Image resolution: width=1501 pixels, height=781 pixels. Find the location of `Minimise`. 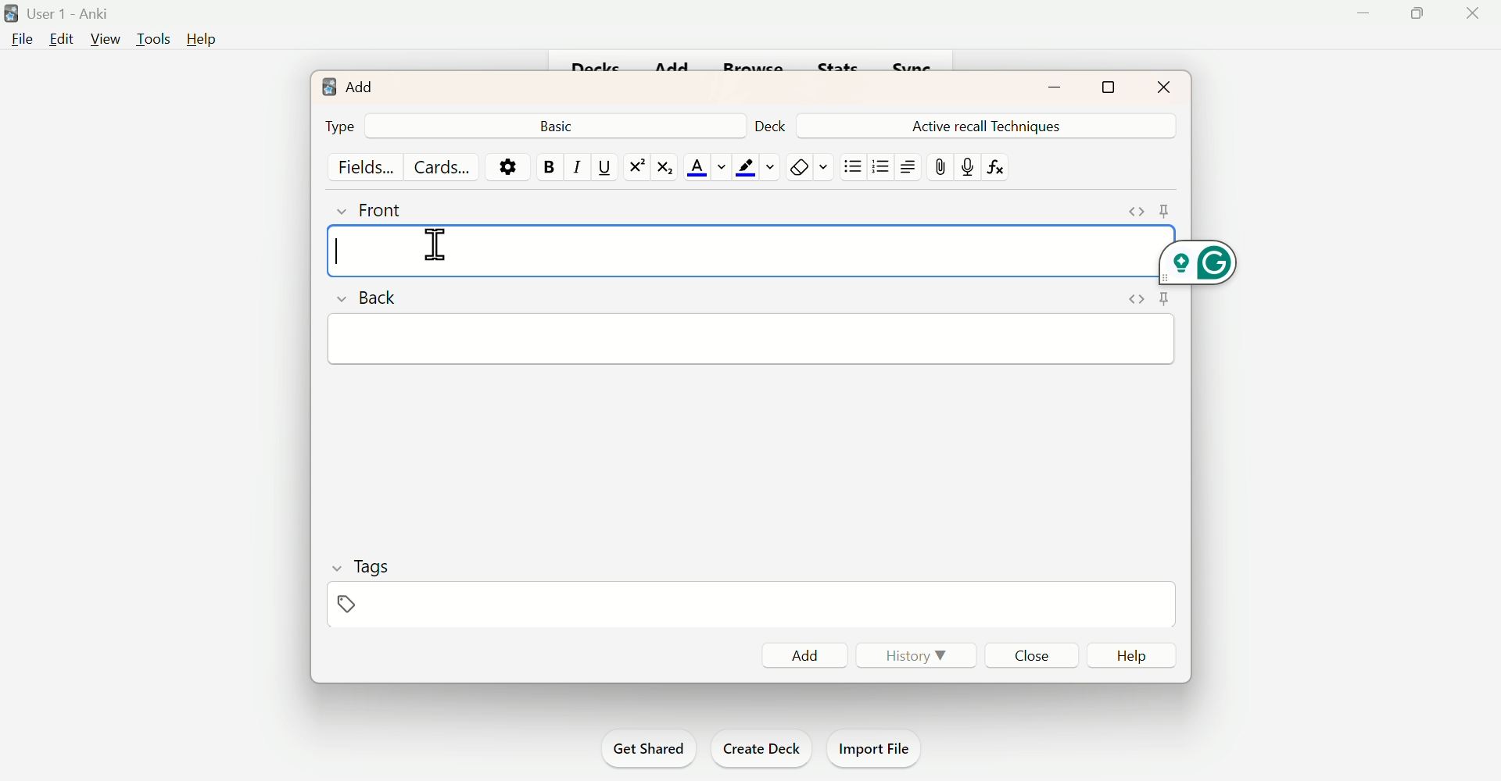

Minimise is located at coordinates (1363, 15).